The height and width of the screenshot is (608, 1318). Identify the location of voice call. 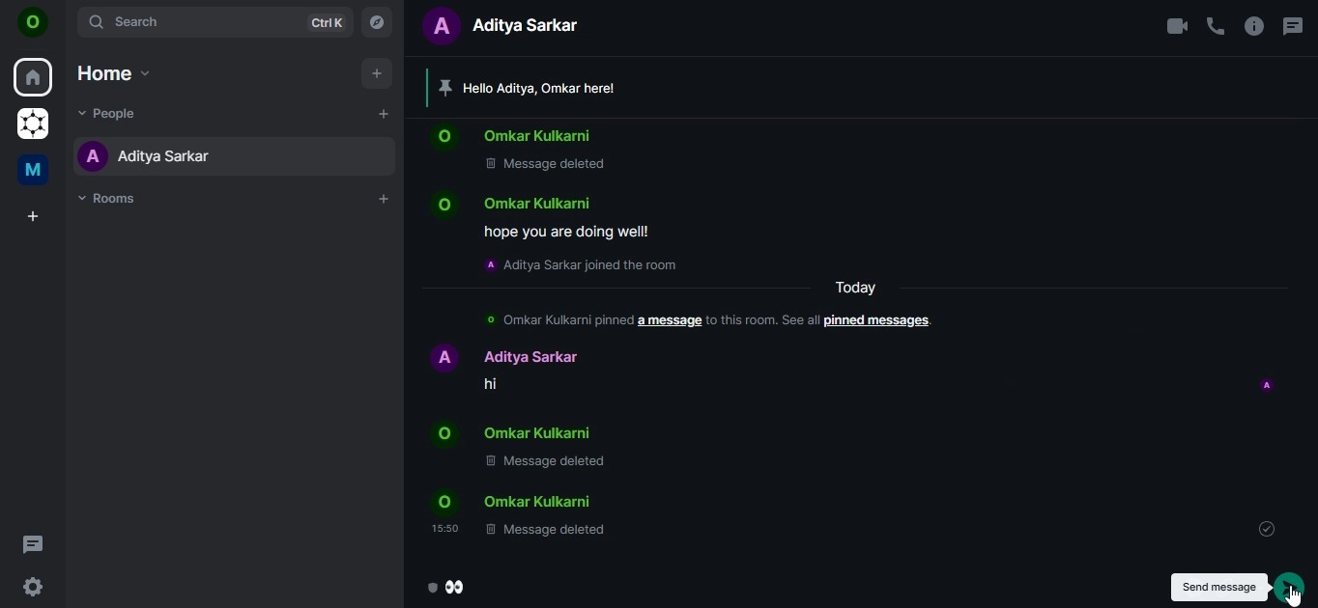
(1216, 25).